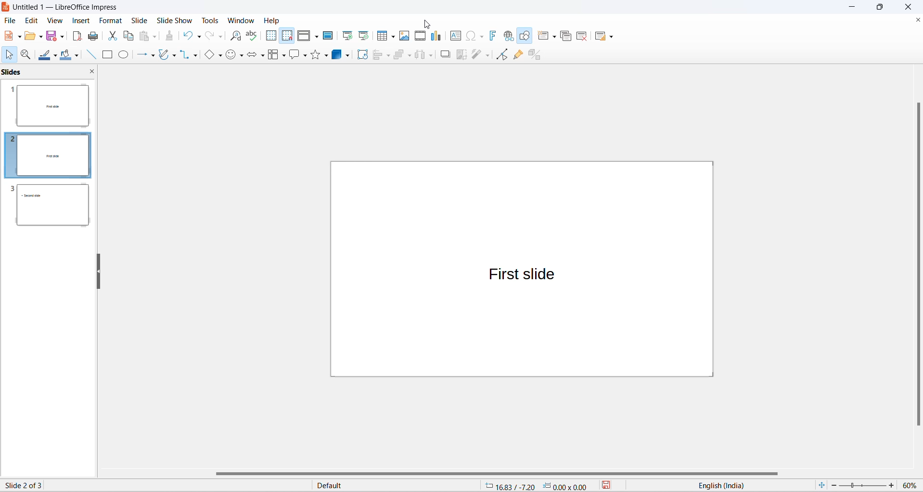  Describe the element at coordinates (12, 20) in the screenshot. I see `file` at that location.